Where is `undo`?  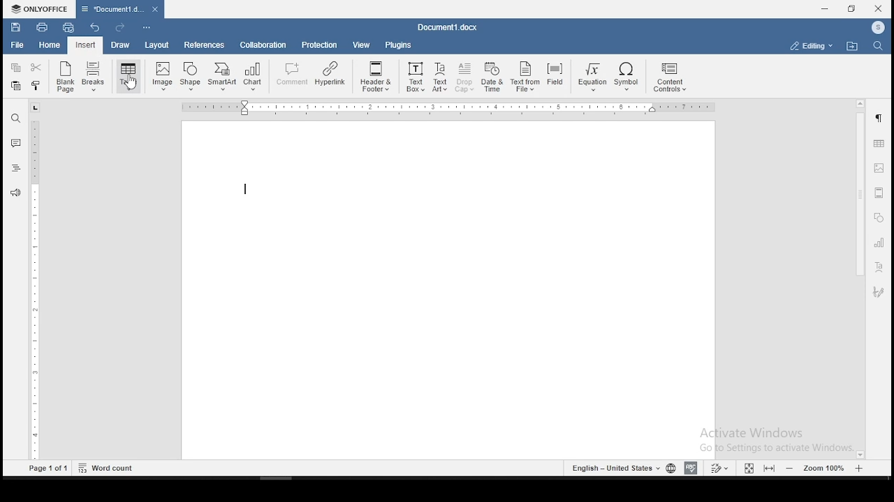 undo is located at coordinates (97, 29).